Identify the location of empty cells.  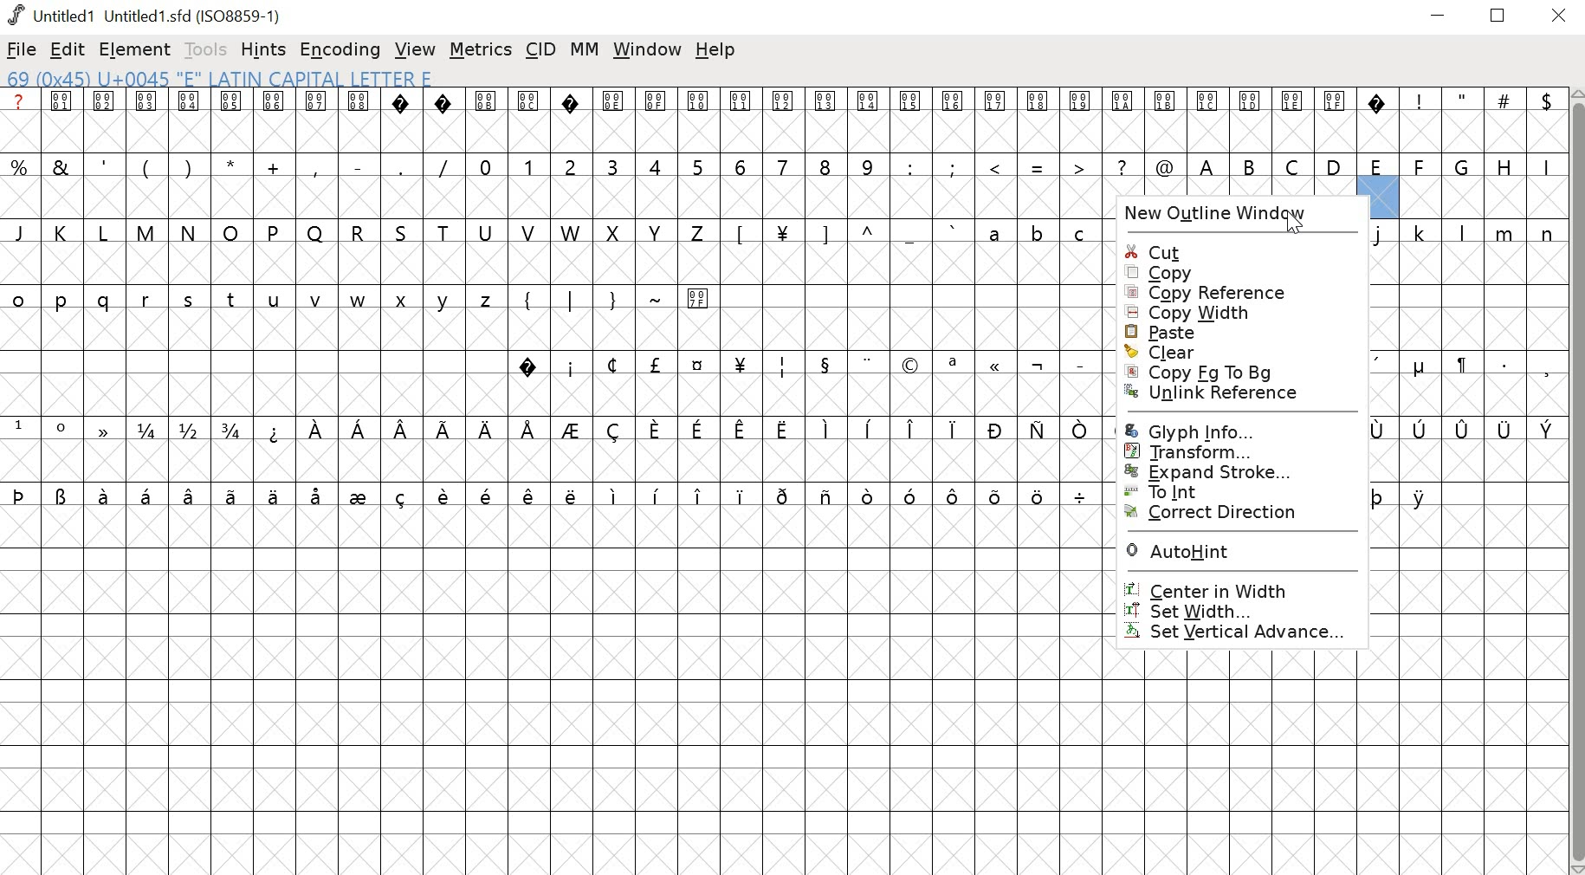
(554, 264).